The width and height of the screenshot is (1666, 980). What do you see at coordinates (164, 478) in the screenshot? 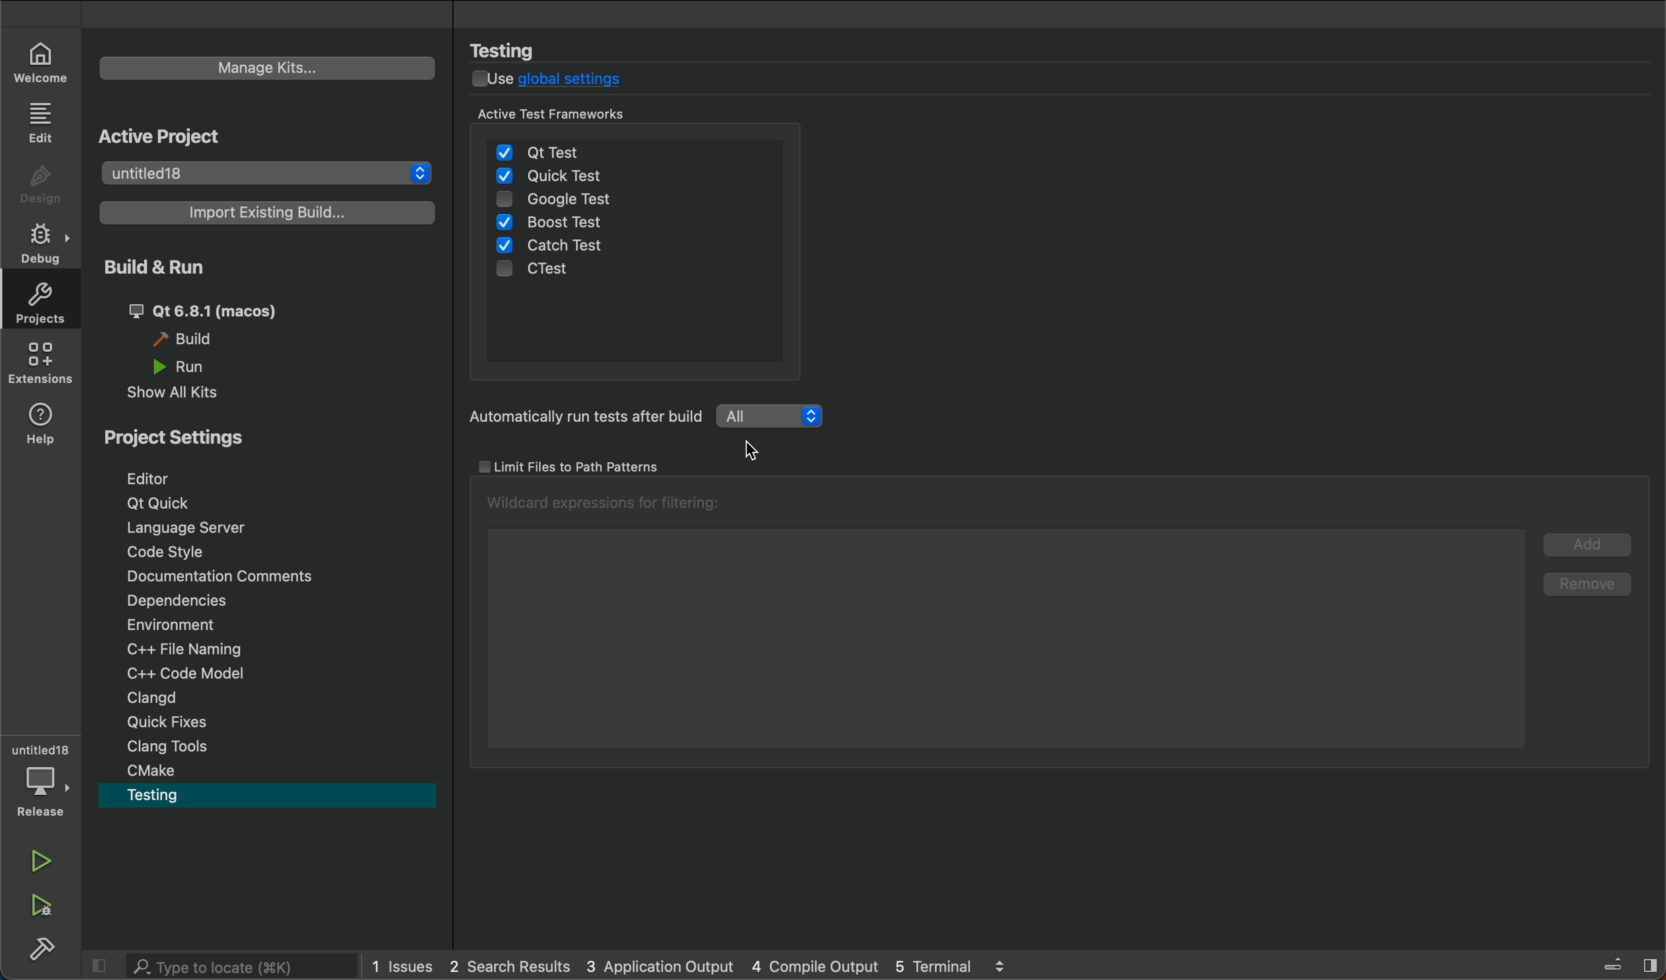
I see `editor` at bounding box center [164, 478].